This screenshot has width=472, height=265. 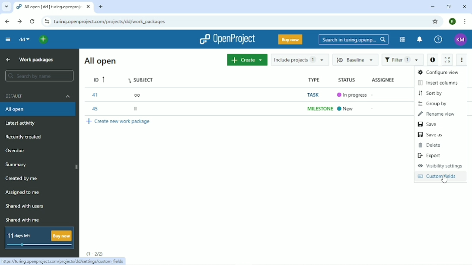 What do you see at coordinates (428, 124) in the screenshot?
I see `Save` at bounding box center [428, 124].